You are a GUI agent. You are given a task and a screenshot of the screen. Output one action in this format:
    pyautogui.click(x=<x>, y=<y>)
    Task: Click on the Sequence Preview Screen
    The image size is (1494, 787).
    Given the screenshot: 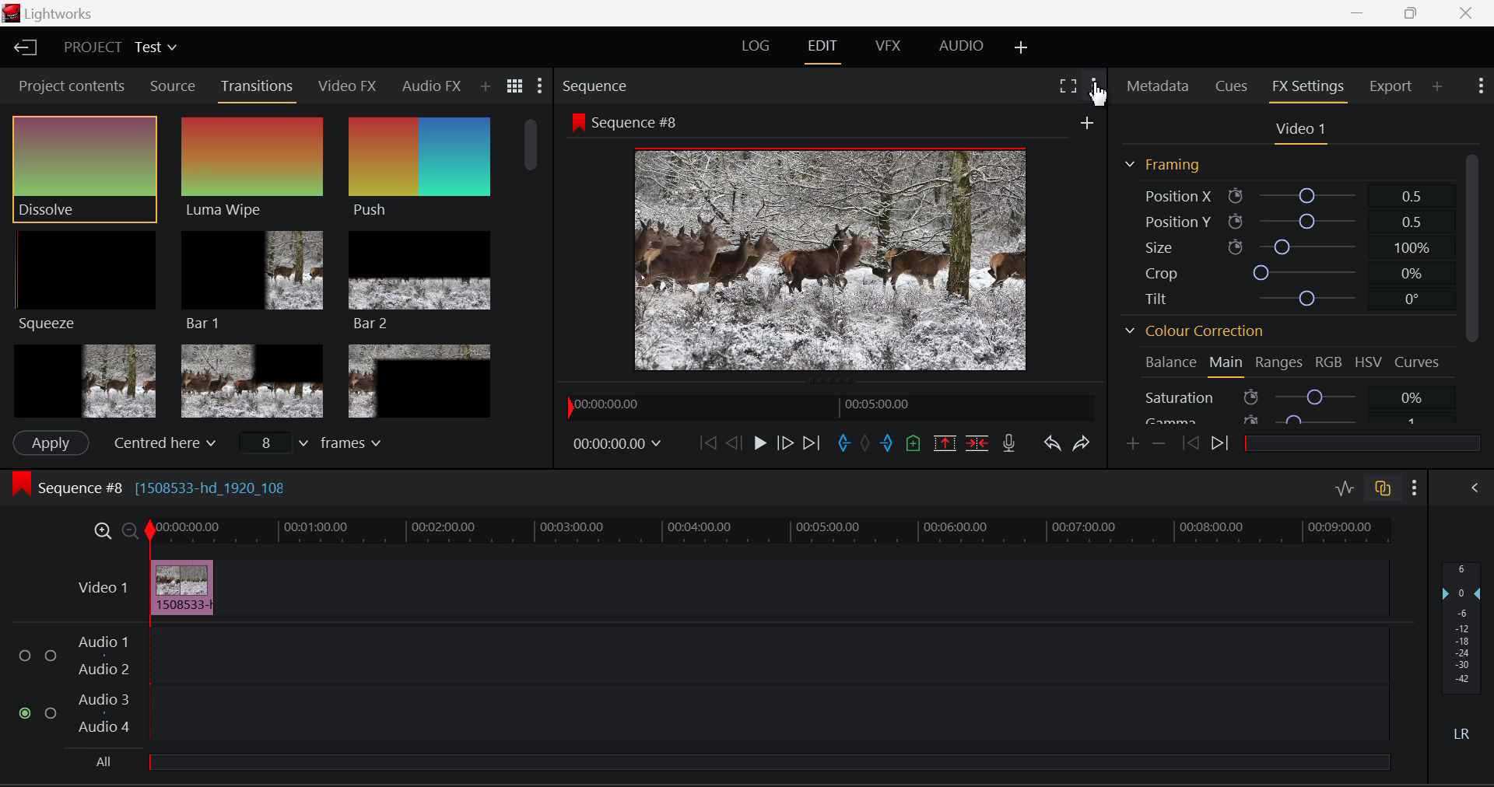 What is the action you would take?
    pyautogui.click(x=834, y=260)
    